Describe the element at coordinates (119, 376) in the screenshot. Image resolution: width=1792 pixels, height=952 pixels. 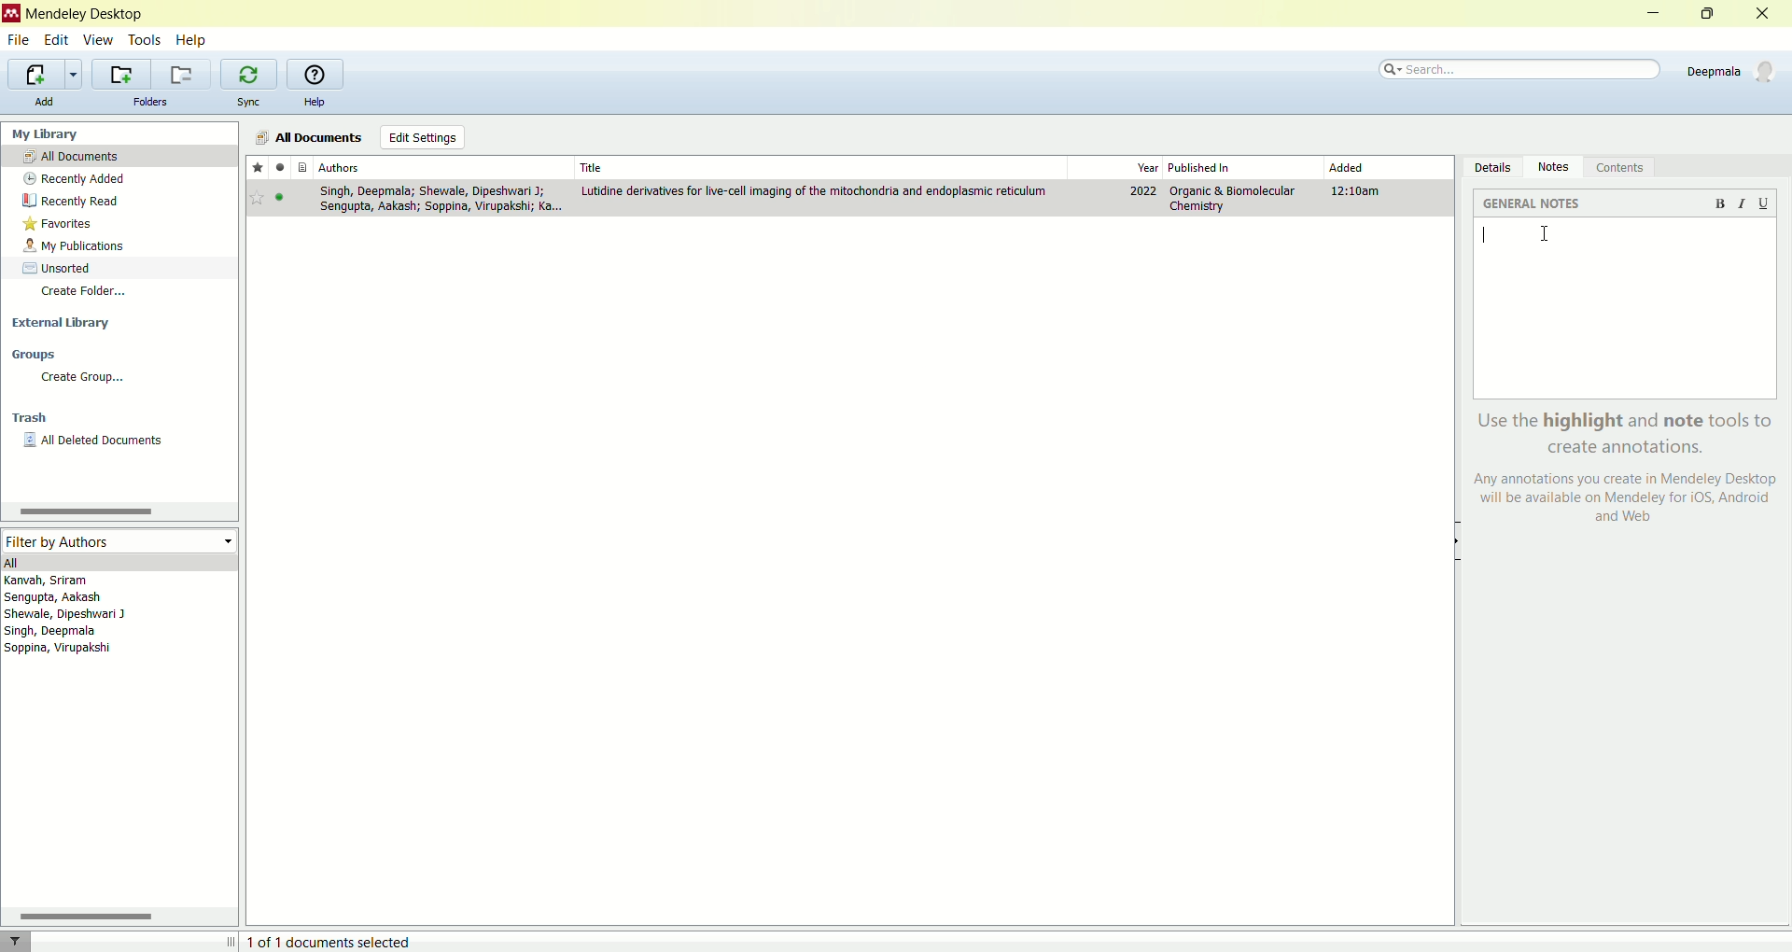
I see `create group` at that location.